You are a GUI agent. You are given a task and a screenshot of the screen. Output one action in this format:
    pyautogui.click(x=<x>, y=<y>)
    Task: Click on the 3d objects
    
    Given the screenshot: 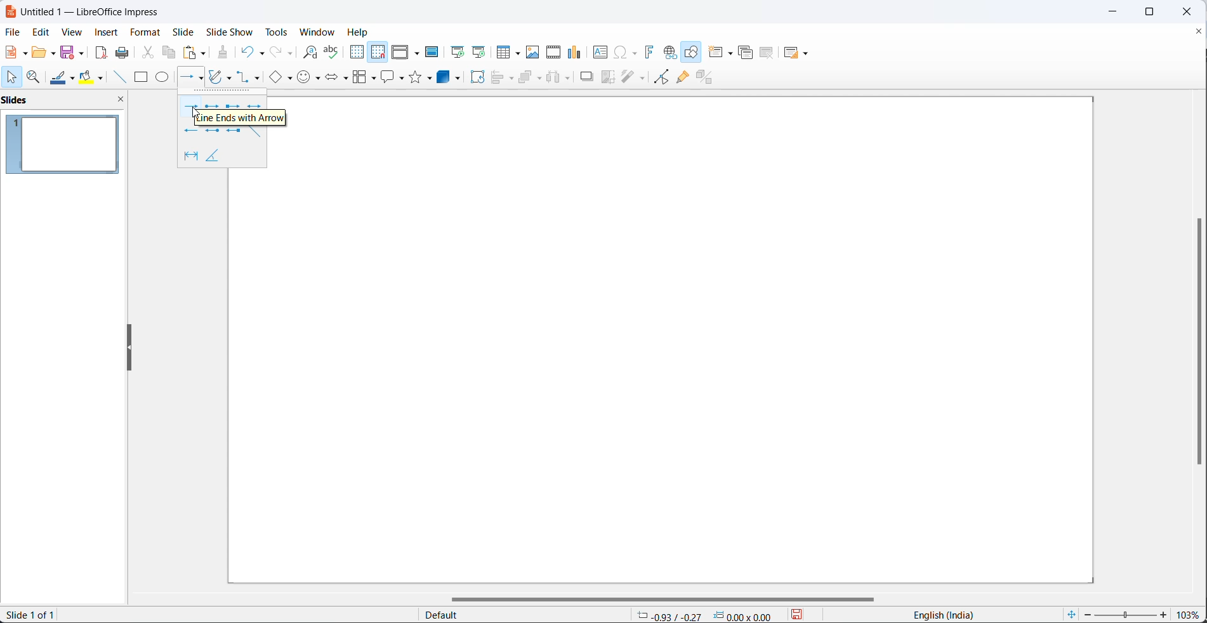 What is the action you would take?
    pyautogui.click(x=451, y=78)
    